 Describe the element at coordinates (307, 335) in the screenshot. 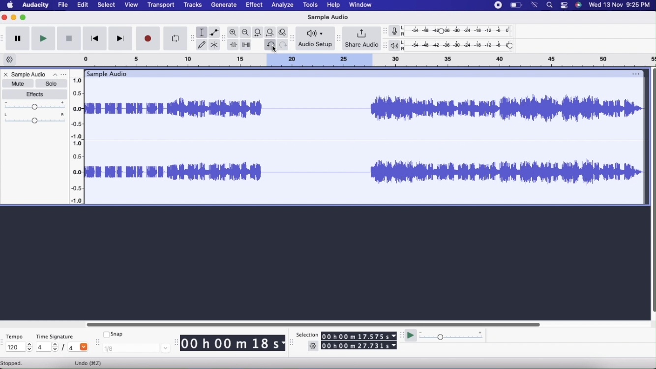

I see `Selection` at that location.